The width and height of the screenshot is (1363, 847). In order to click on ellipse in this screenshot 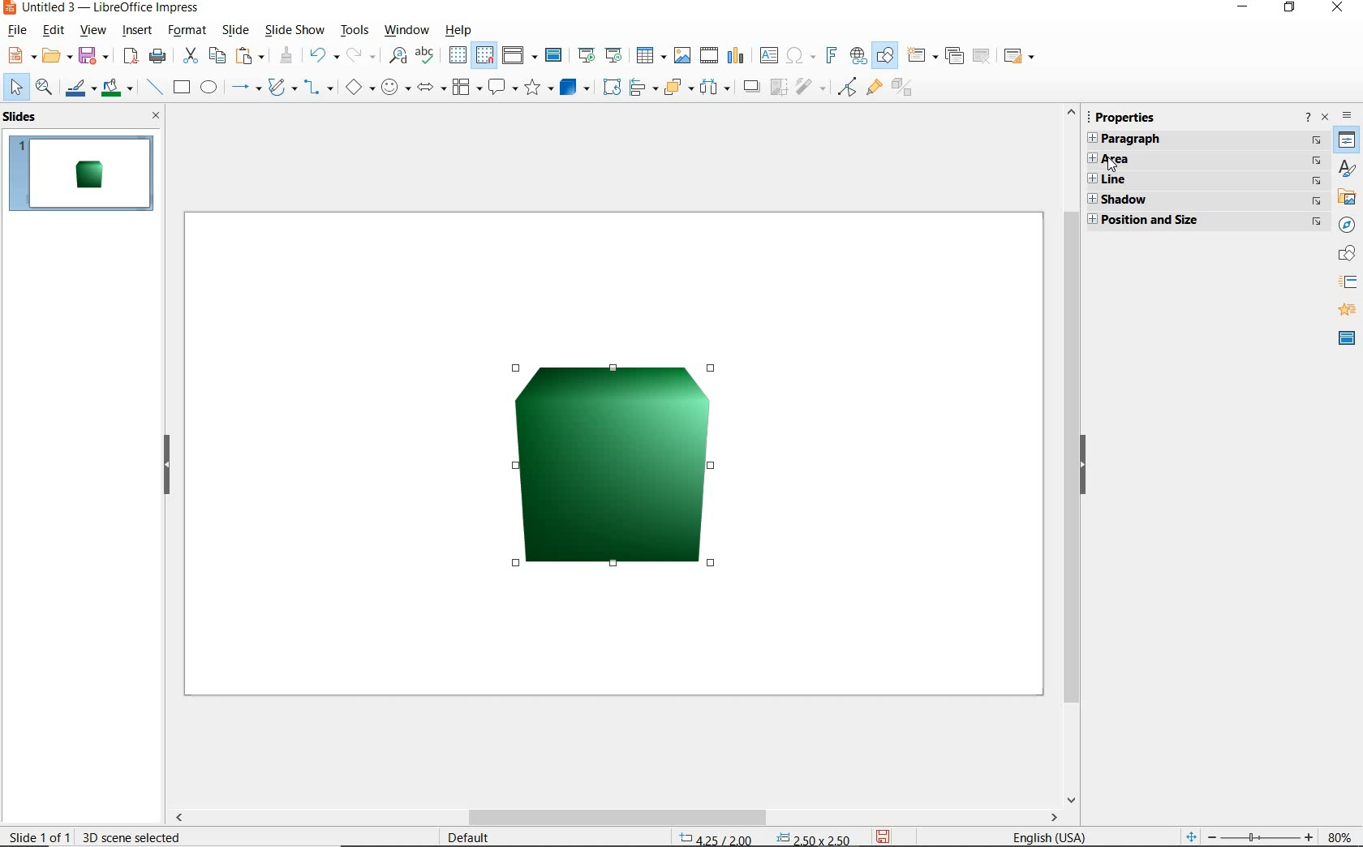, I will do `click(209, 88)`.